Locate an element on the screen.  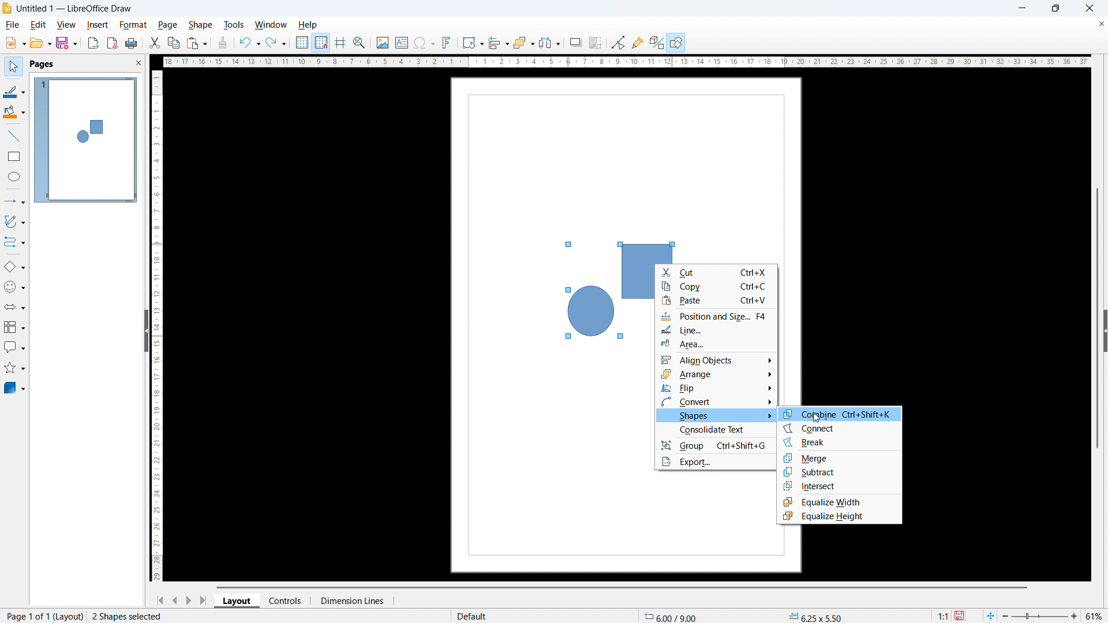
combine is located at coordinates (841, 413).